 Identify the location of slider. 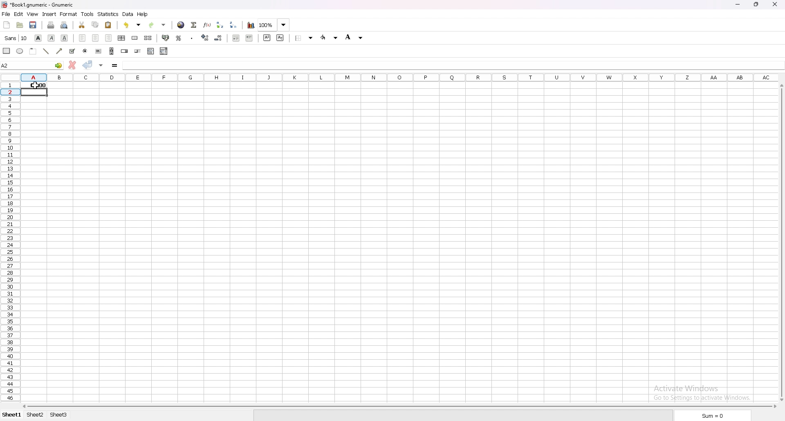
(138, 51).